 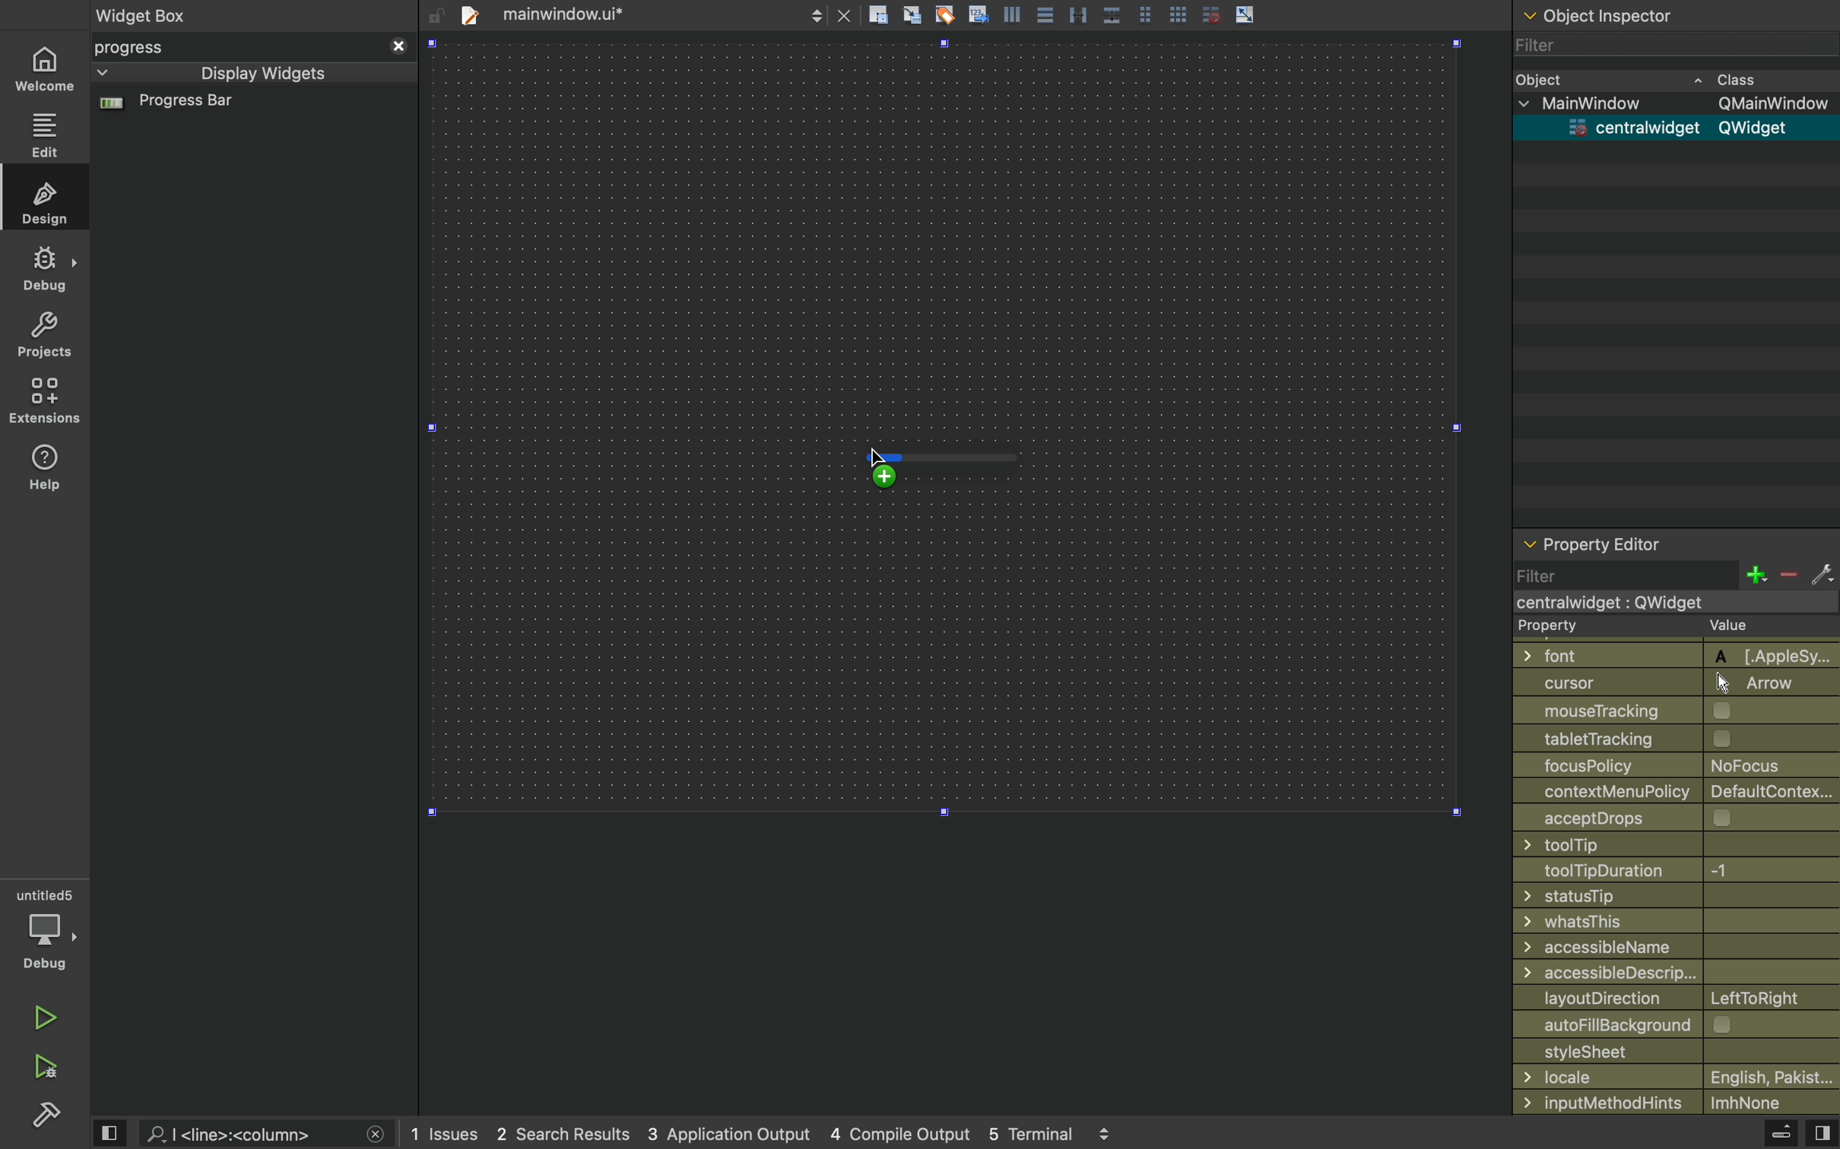 What do you see at coordinates (1664, 816) in the screenshot?
I see `acceptdrops` at bounding box center [1664, 816].